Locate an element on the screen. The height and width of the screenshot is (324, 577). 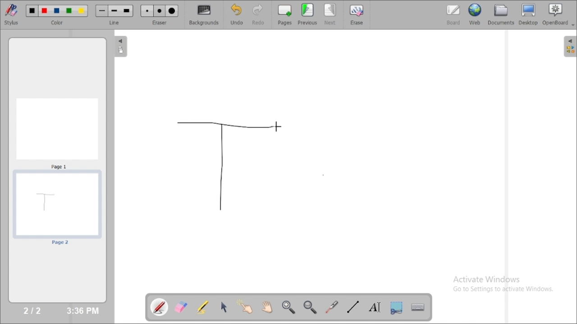
zoom out is located at coordinates (311, 307).